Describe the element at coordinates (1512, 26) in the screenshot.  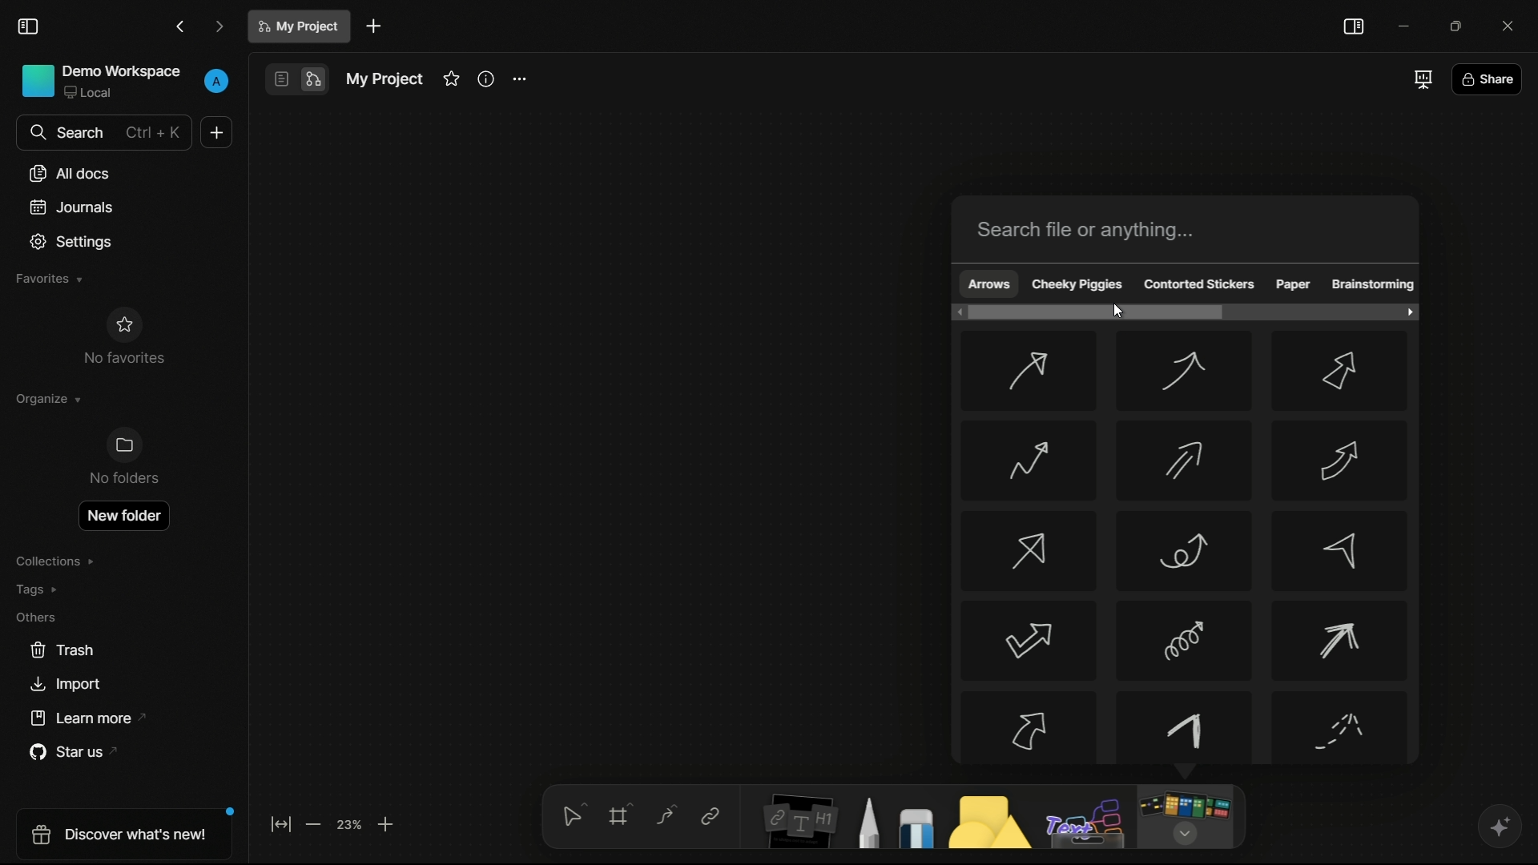
I see `close app` at that location.